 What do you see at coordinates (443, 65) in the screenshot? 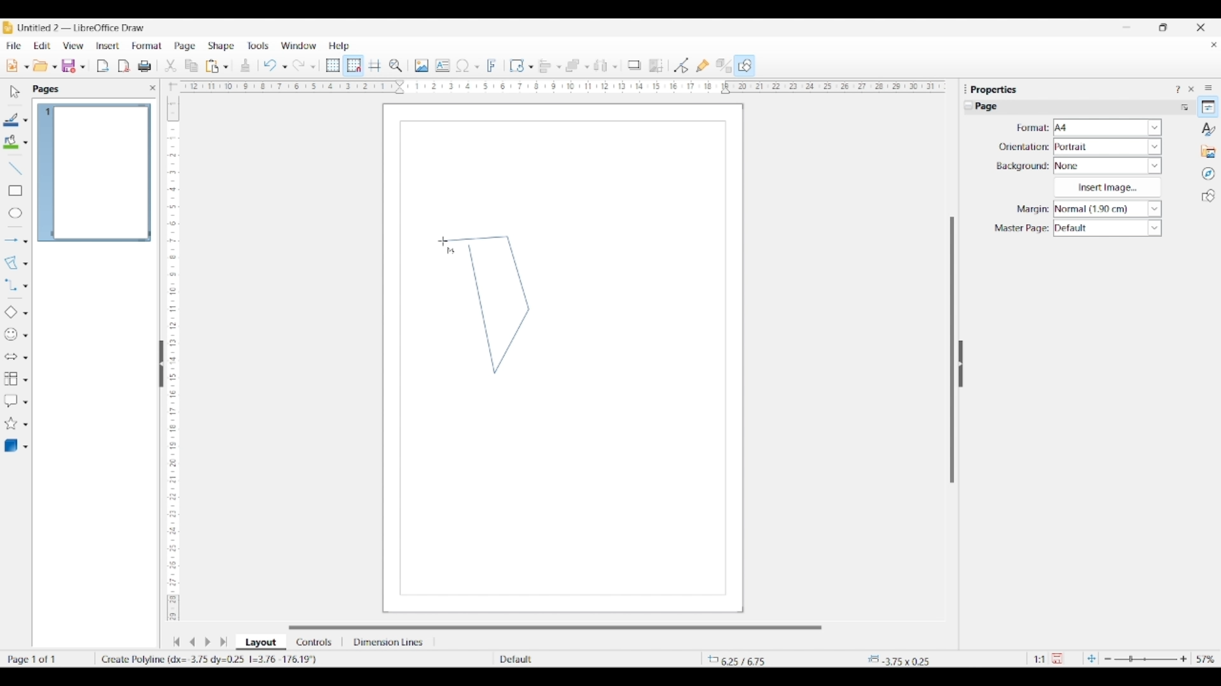
I see `Insert text box` at bounding box center [443, 65].